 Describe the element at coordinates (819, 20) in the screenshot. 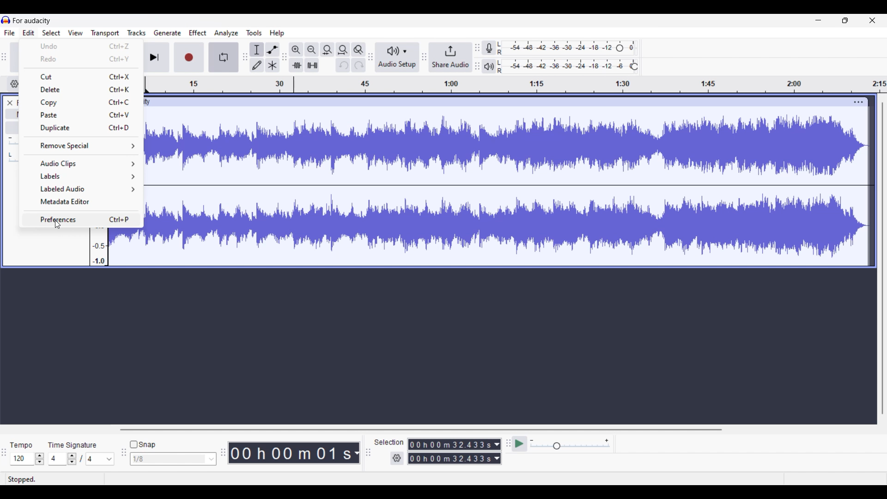

I see `Minimize` at that location.